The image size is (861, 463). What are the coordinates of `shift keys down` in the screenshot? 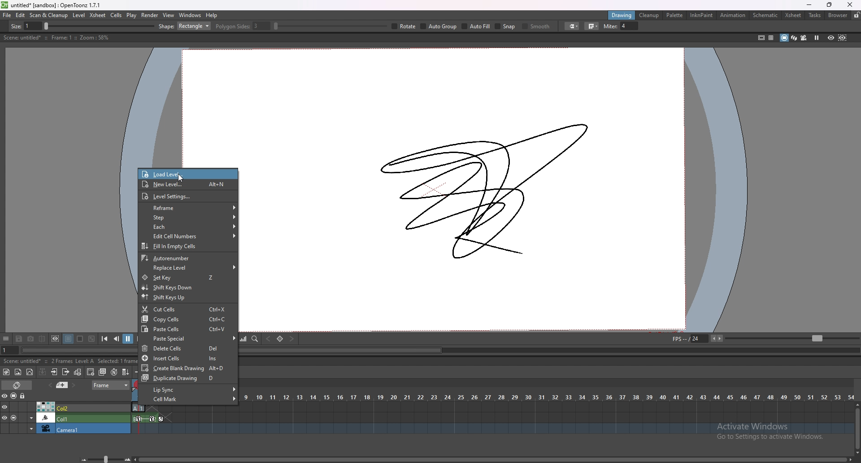 It's located at (187, 287).